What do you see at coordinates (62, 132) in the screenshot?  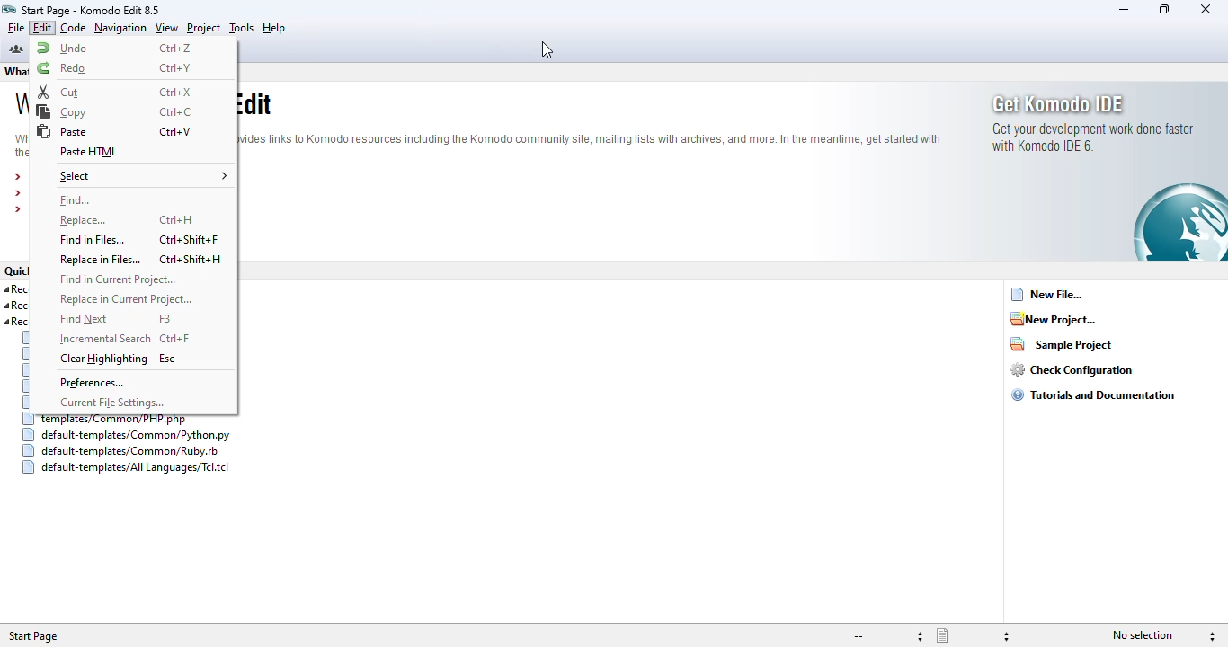 I see `paste` at bounding box center [62, 132].